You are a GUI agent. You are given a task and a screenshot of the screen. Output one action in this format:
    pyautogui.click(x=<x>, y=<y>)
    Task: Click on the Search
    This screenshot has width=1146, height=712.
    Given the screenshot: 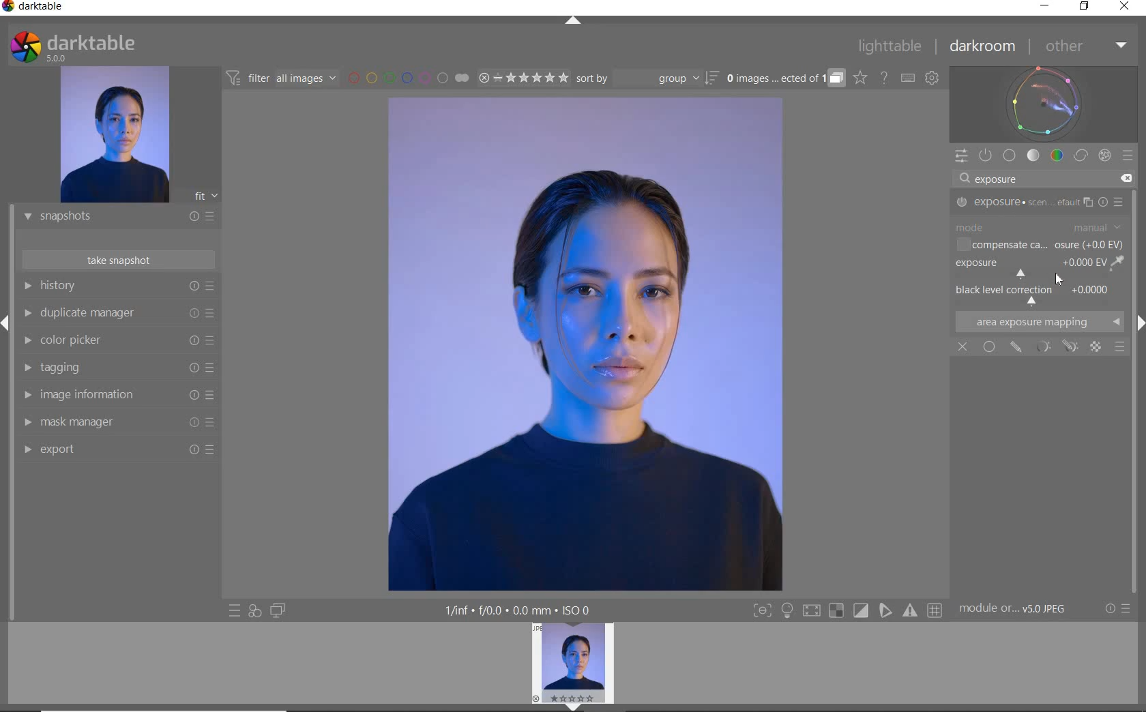 What is the action you would take?
    pyautogui.click(x=963, y=179)
    